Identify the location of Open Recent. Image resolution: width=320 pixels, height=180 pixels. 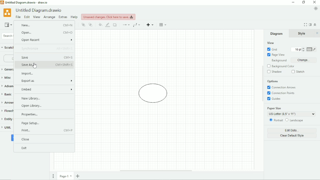
(47, 40).